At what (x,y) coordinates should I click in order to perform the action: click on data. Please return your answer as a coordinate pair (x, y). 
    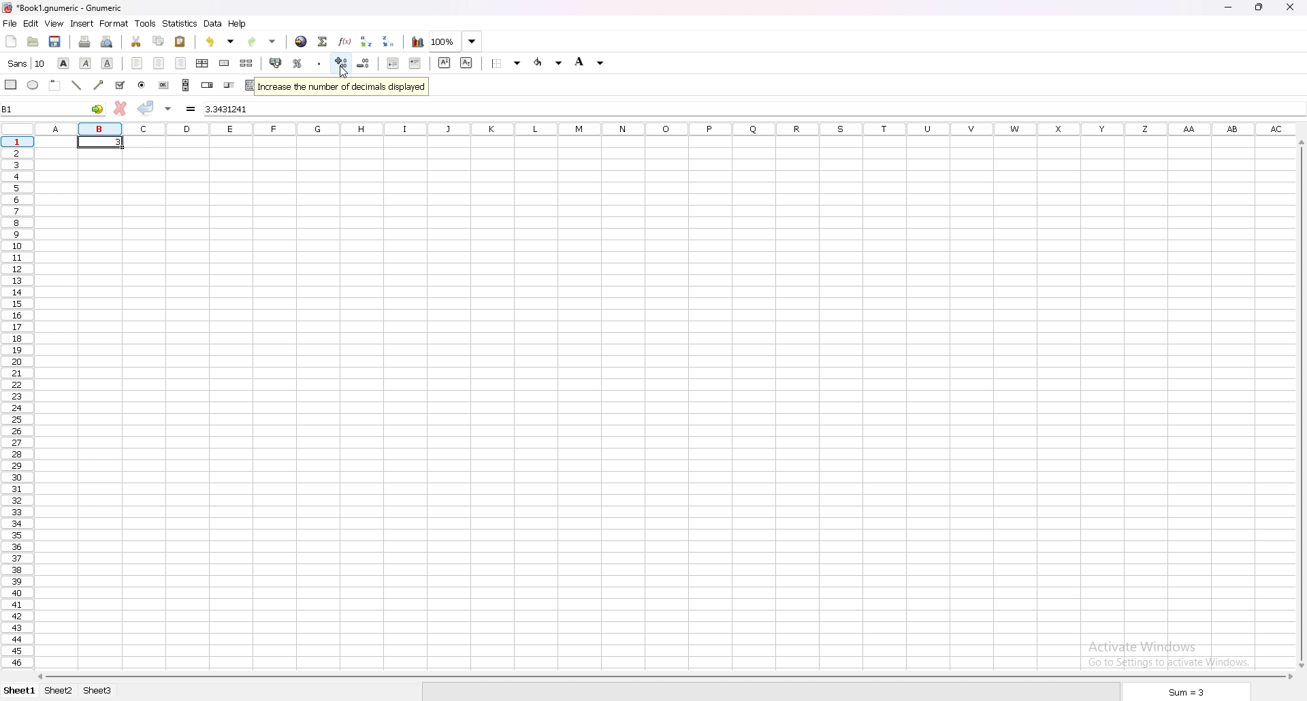
    Looking at the image, I should click on (214, 23).